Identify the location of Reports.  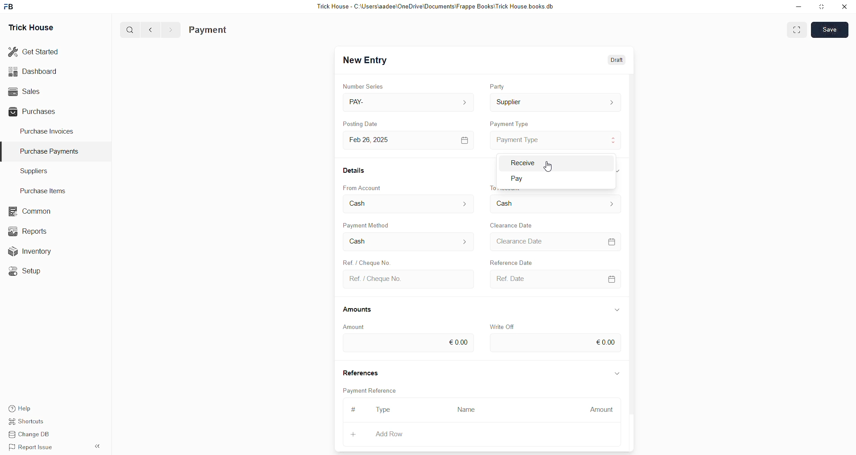
(28, 231).